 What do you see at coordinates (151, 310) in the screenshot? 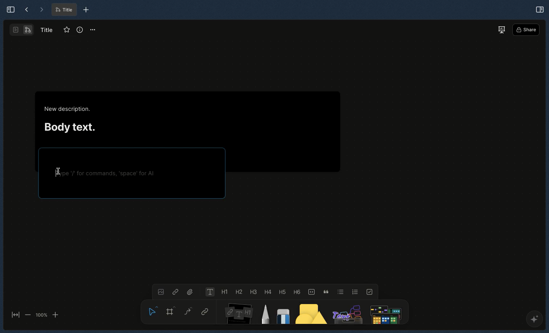
I see `Hand` at bounding box center [151, 310].